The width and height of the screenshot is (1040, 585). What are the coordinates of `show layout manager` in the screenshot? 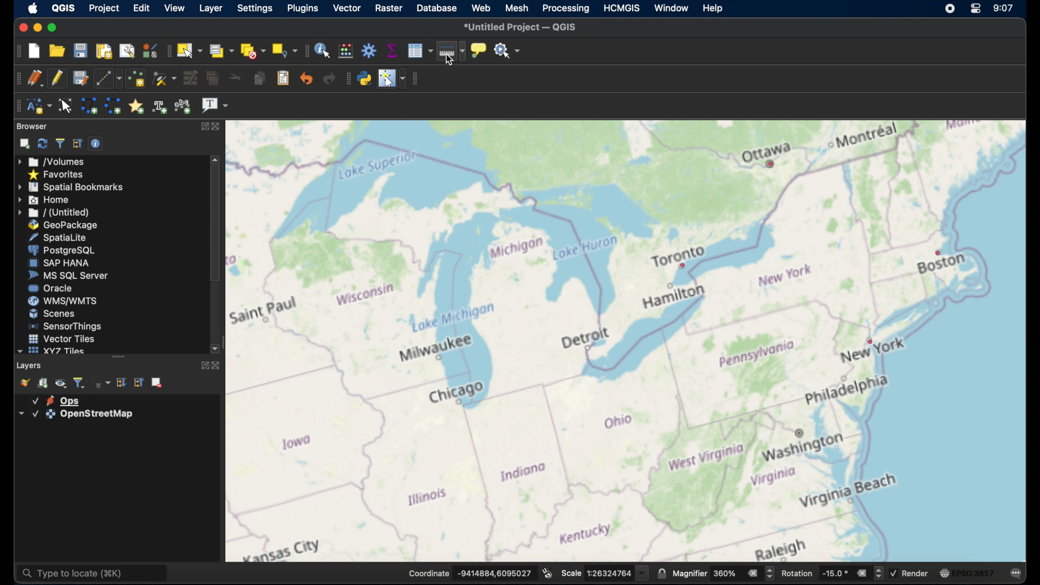 It's located at (127, 49).